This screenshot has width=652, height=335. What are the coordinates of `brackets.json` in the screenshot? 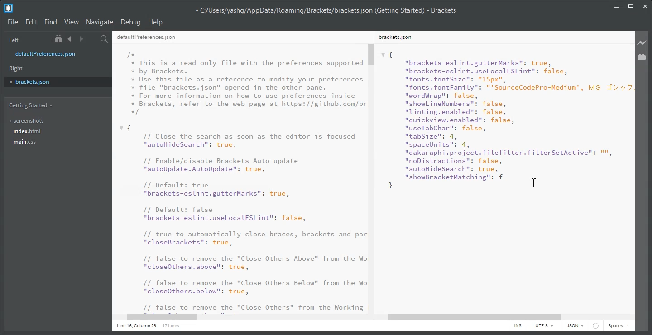 It's located at (57, 81).